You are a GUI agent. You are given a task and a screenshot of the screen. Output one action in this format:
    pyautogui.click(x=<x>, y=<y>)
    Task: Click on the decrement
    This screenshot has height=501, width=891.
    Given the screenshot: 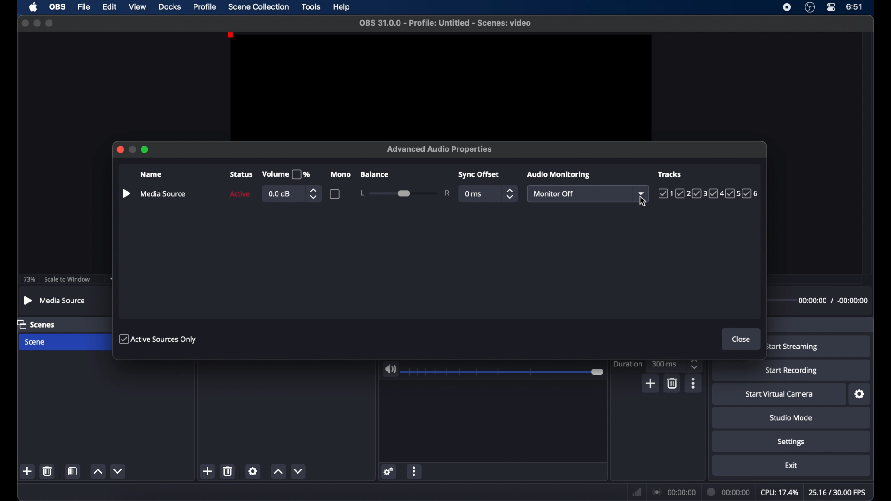 What is the action you would take?
    pyautogui.click(x=300, y=471)
    